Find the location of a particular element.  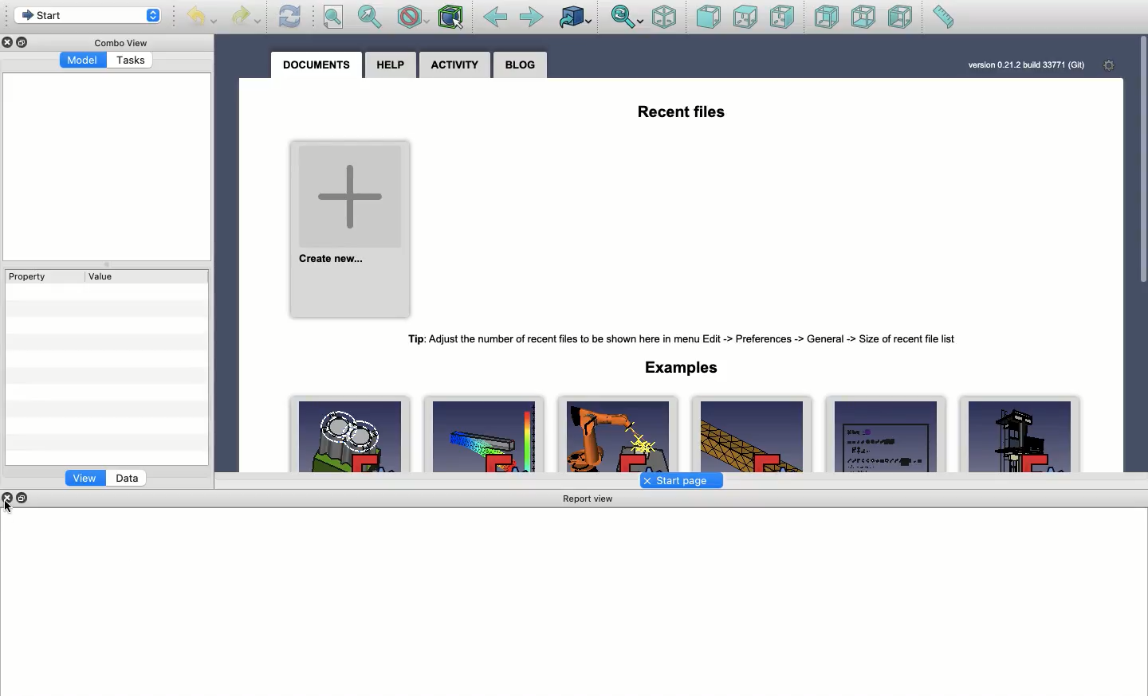

Blog is located at coordinates (521, 65).